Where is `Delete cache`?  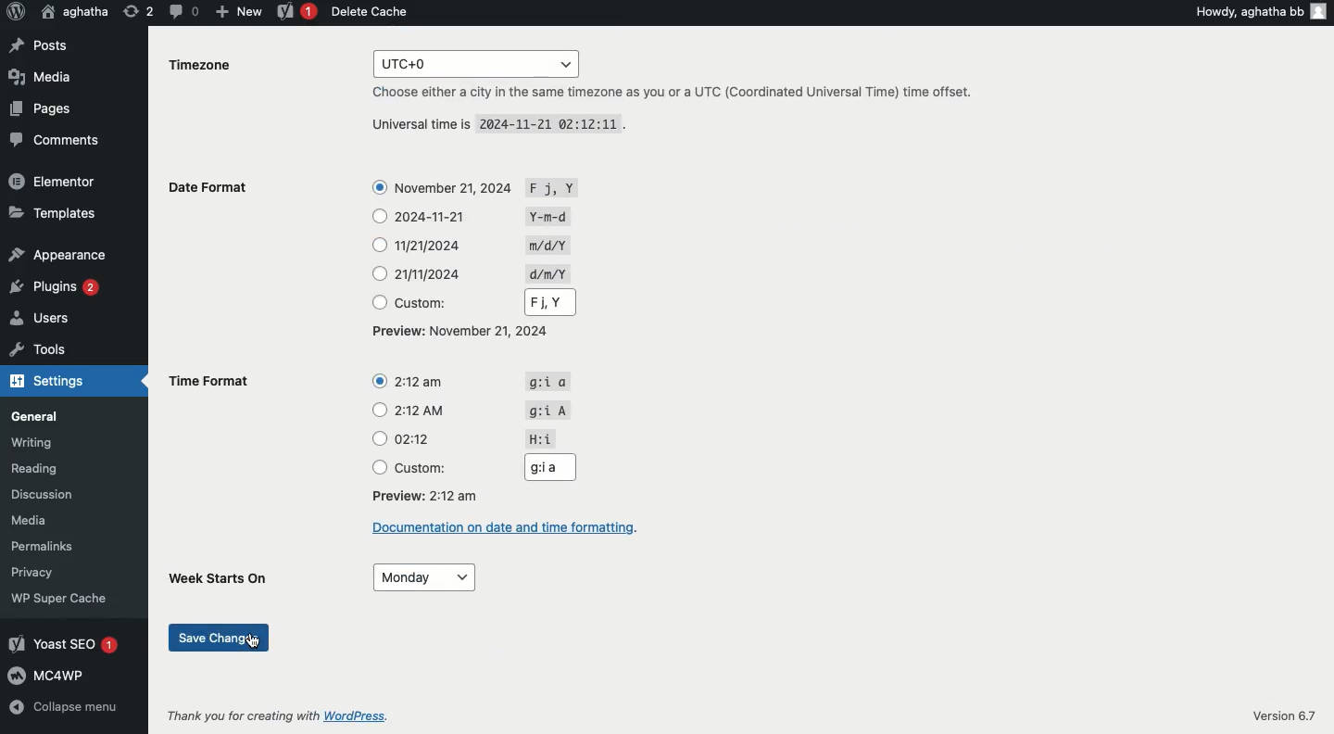
Delete cache is located at coordinates (367, 11).